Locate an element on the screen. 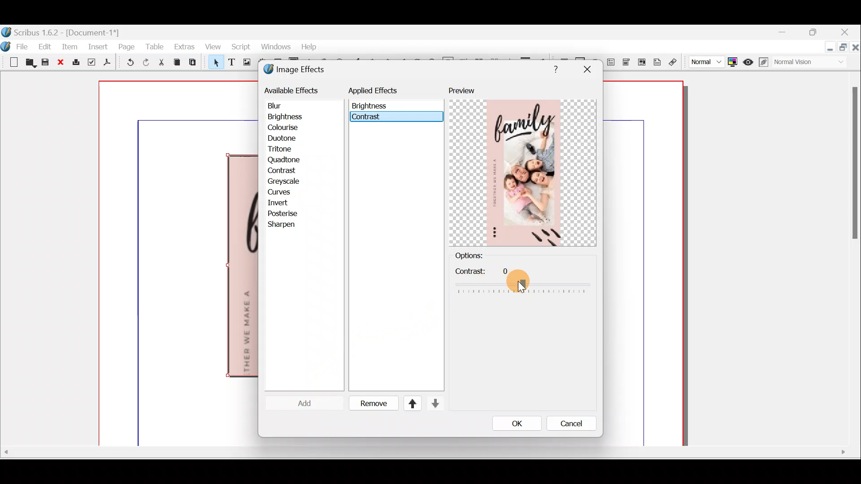 This screenshot has width=861, height=484. Tritone is located at coordinates (284, 150).